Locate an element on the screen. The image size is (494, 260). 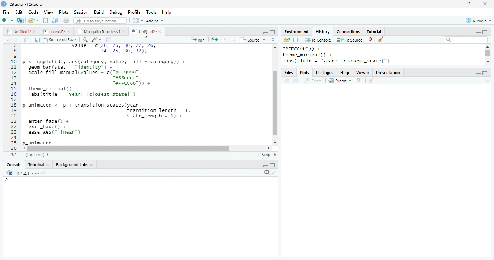
Background Jobs is located at coordinates (72, 165).